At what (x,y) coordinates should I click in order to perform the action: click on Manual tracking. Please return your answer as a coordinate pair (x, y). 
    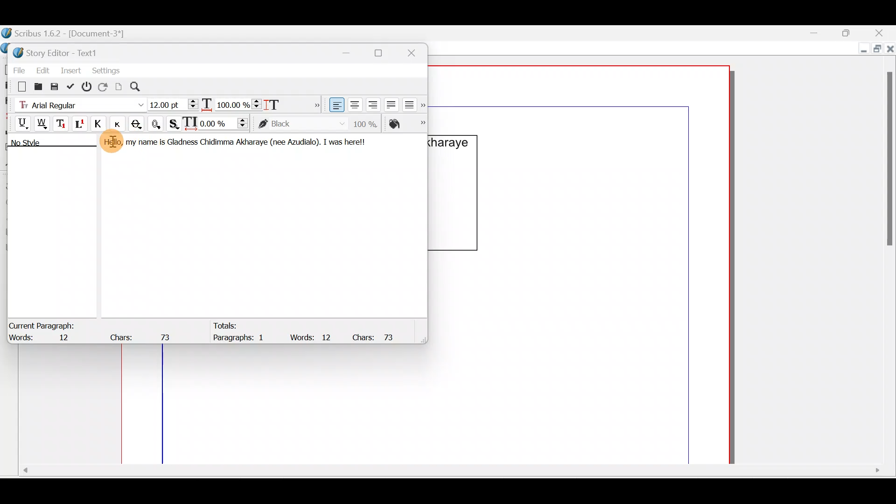
    Looking at the image, I should click on (218, 123).